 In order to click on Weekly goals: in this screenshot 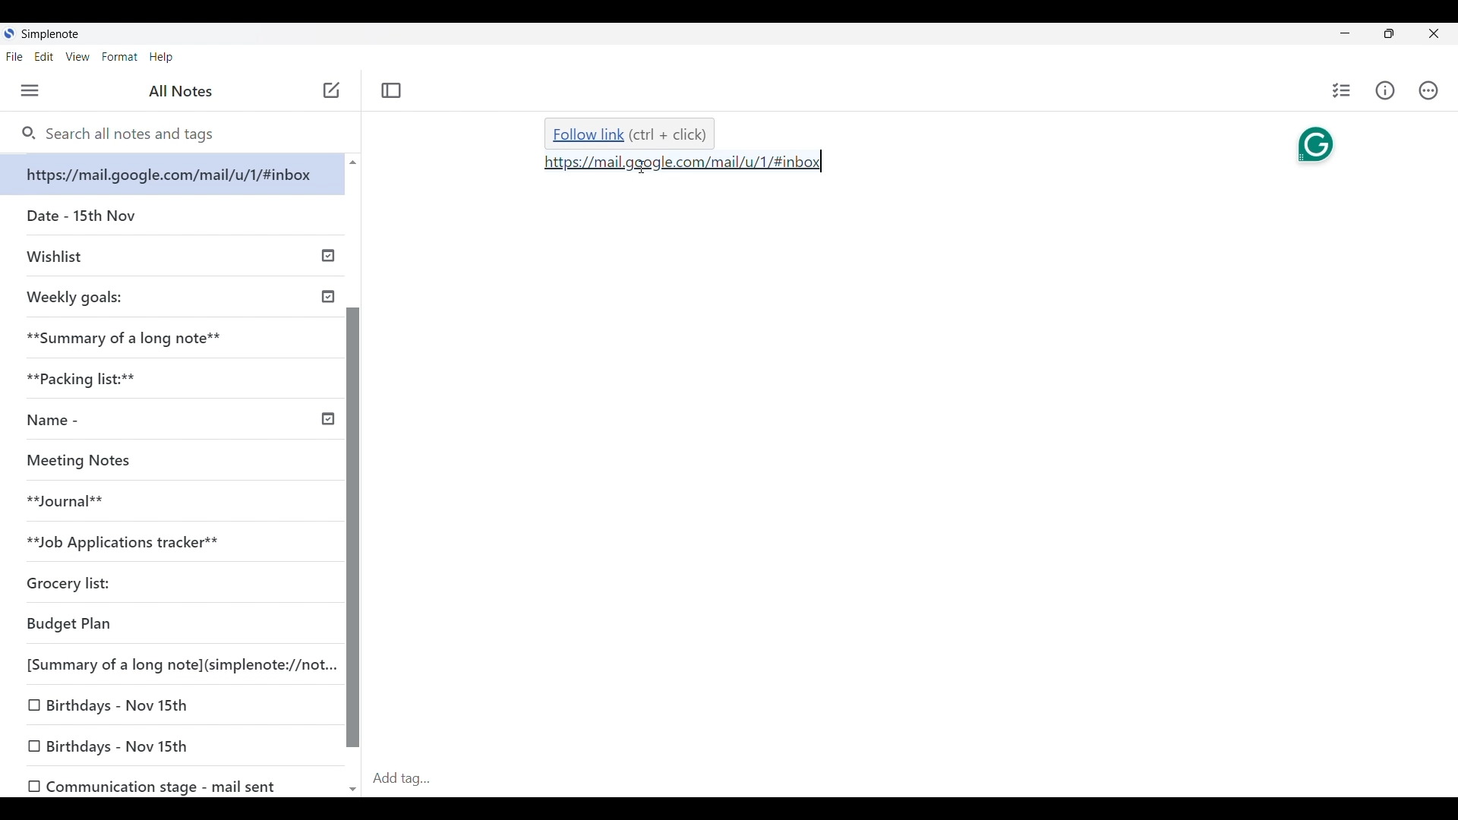, I will do `click(82, 297)`.